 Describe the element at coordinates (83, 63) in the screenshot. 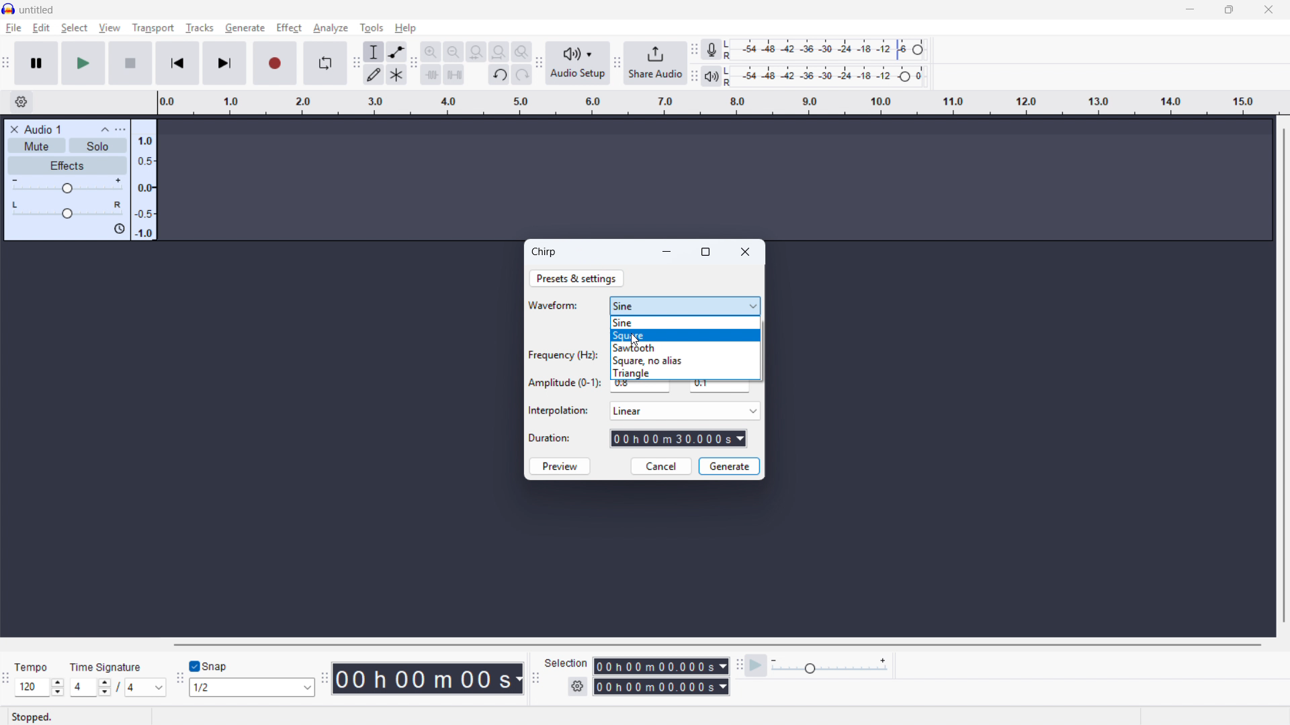

I see `play ` at that location.